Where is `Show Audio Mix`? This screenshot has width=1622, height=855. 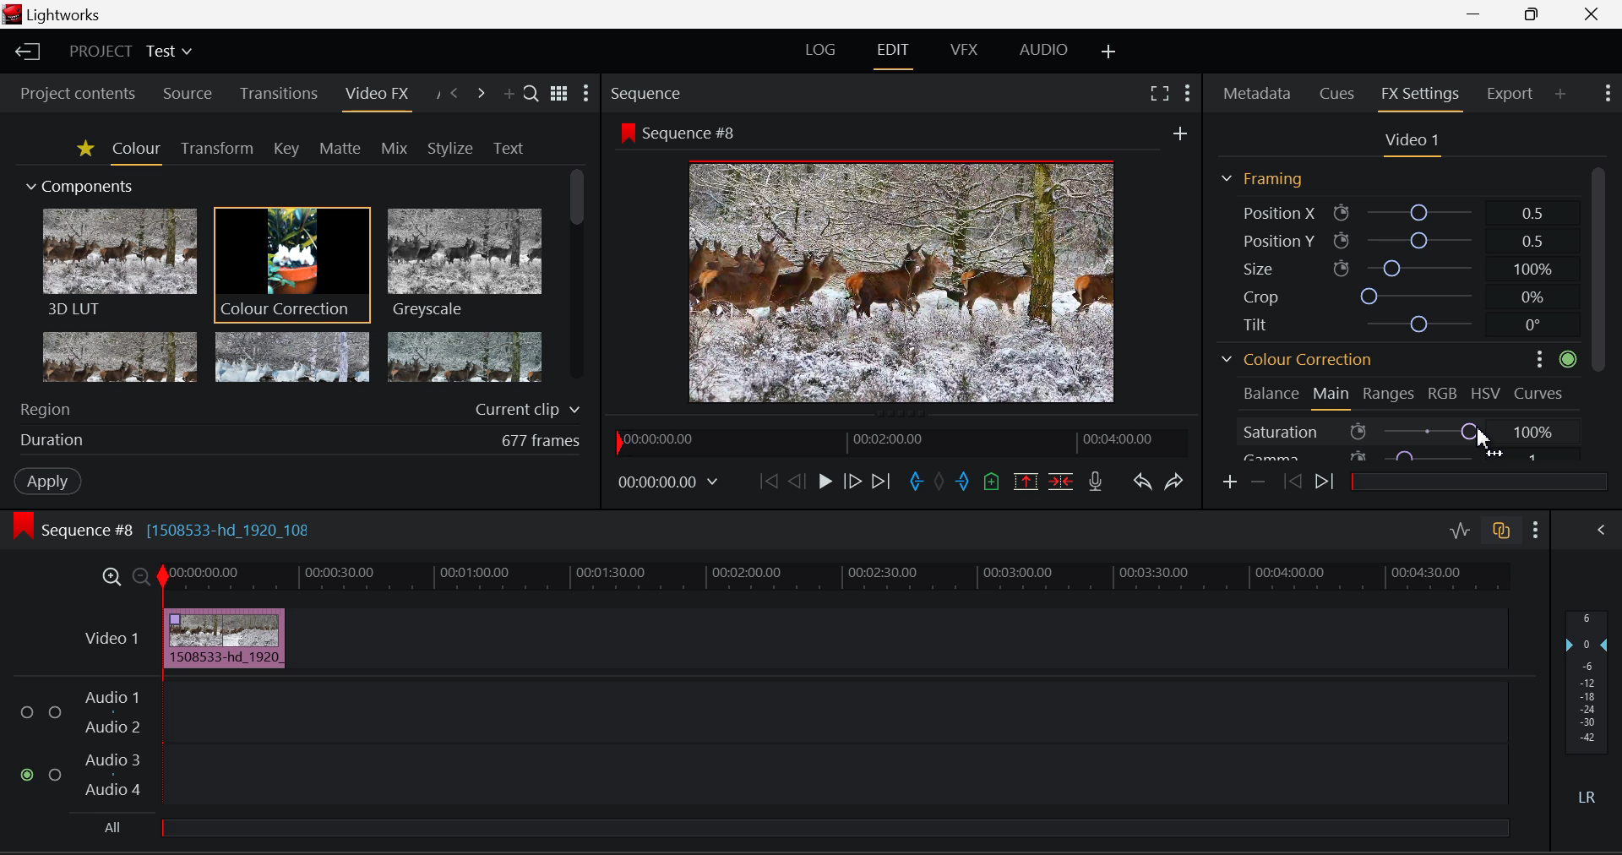
Show Audio Mix is located at coordinates (1601, 530).